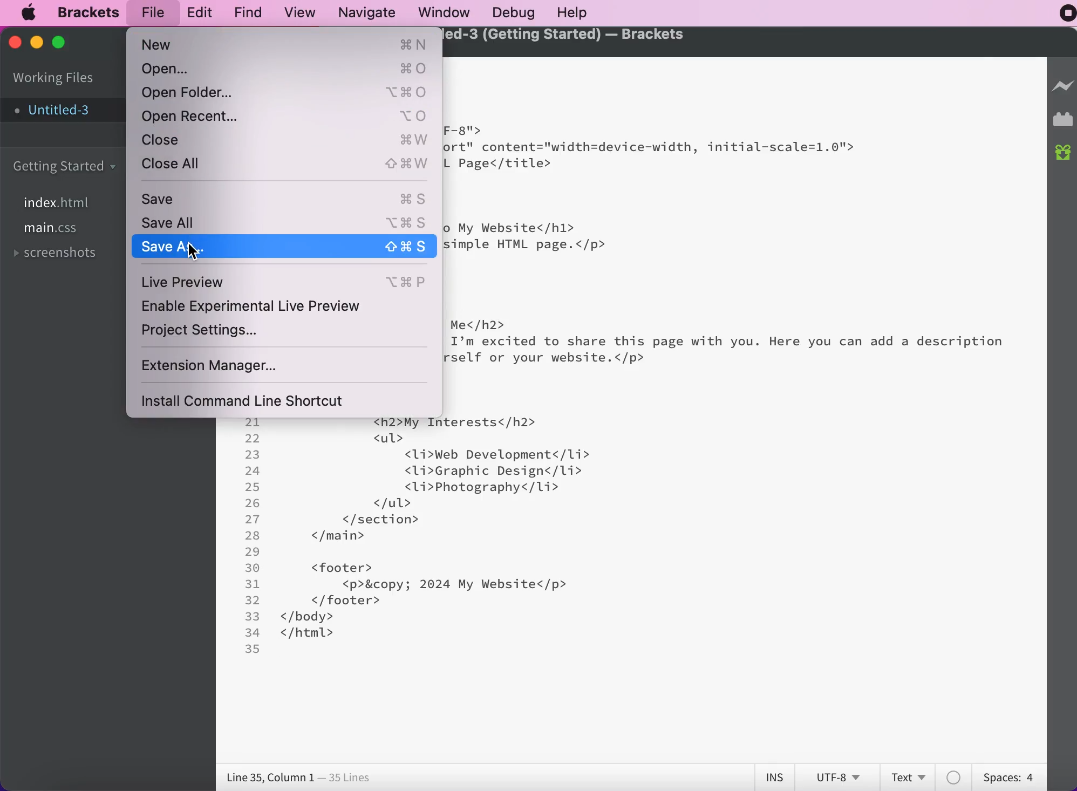 Image resolution: width=1077 pixels, height=791 pixels. What do you see at coordinates (253, 600) in the screenshot?
I see `32` at bounding box center [253, 600].